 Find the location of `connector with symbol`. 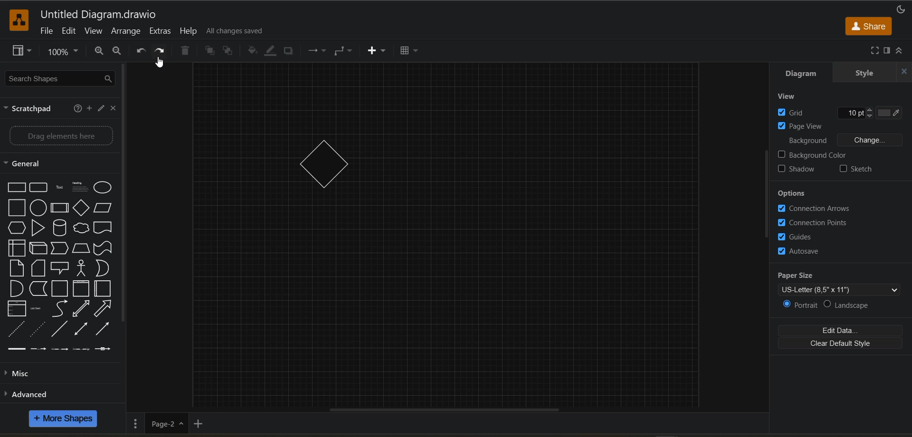

connector with symbol is located at coordinates (102, 350).